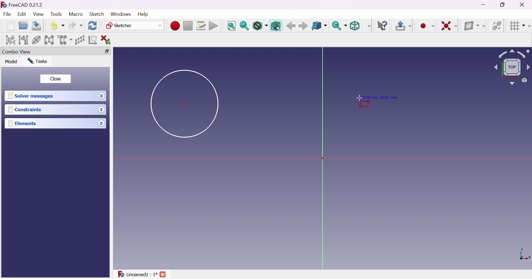 This screenshot has width=532, height=279. What do you see at coordinates (164, 274) in the screenshot?
I see `close` at bounding box center [164, 274].